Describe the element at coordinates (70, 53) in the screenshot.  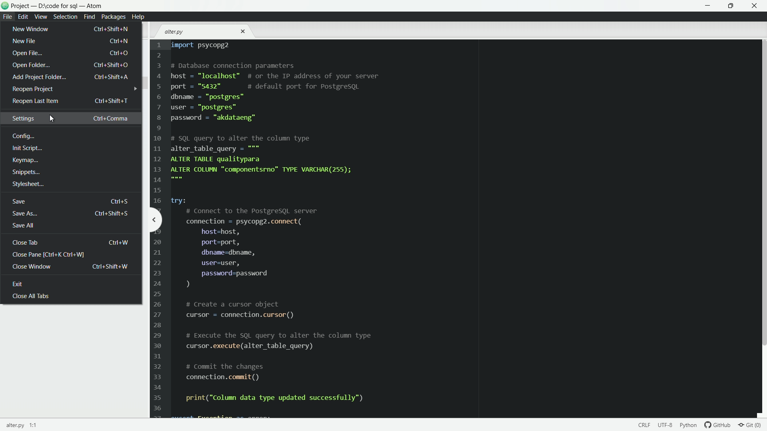
I see `open file` at that location.